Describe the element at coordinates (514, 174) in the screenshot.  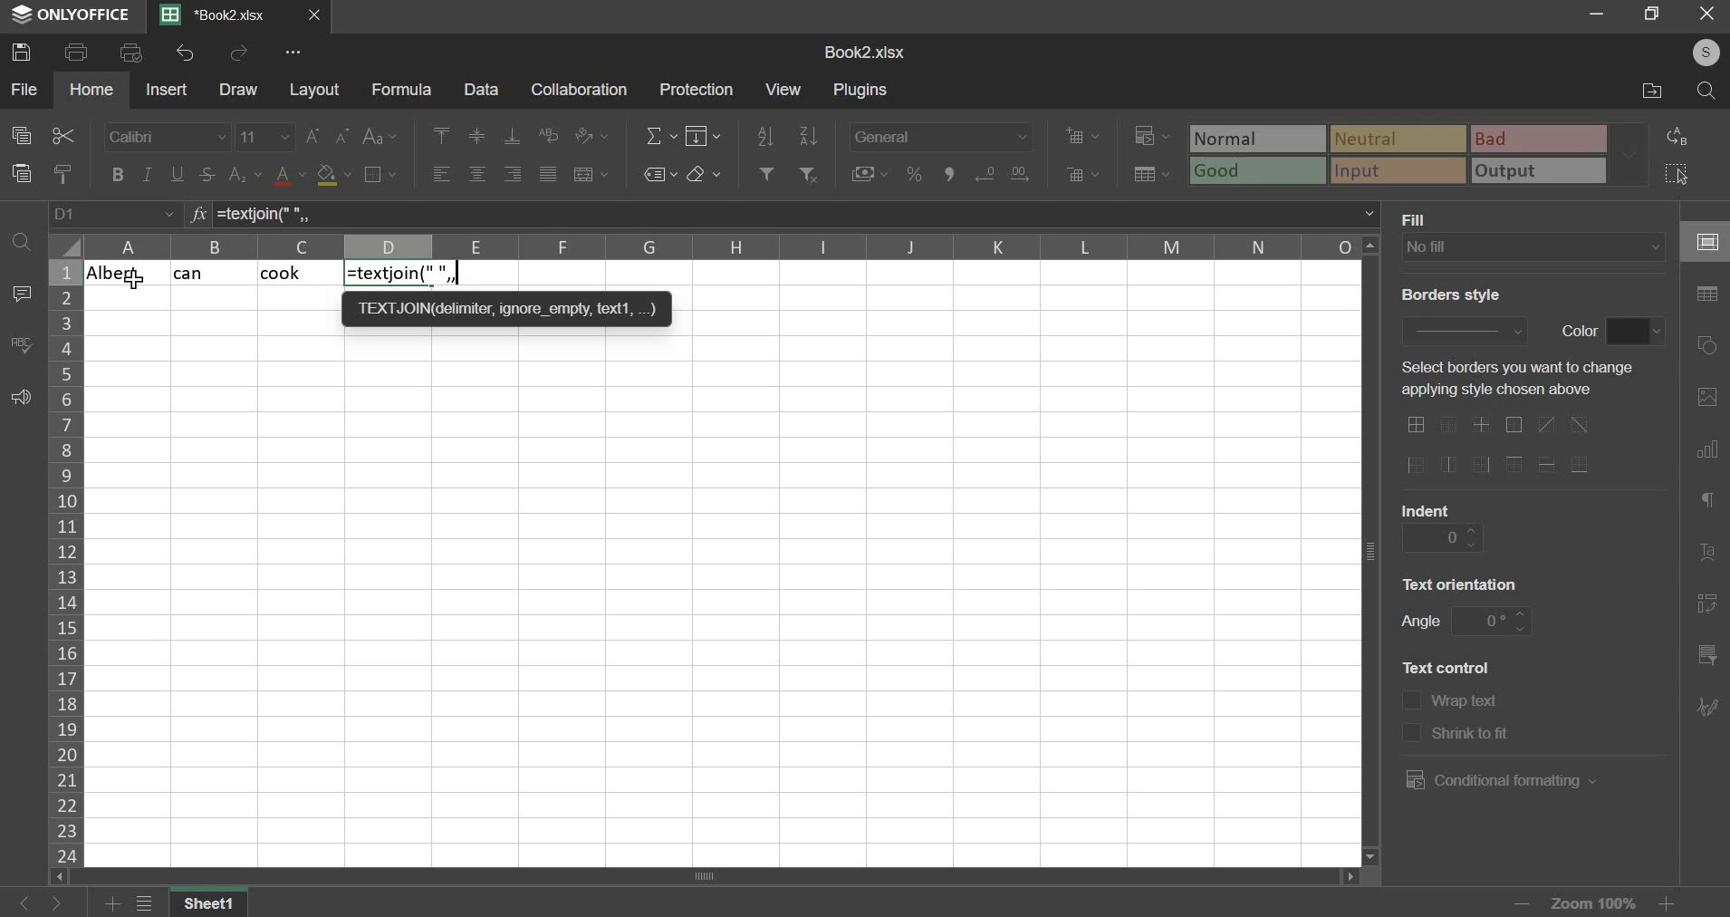
I see `align right` at that location.